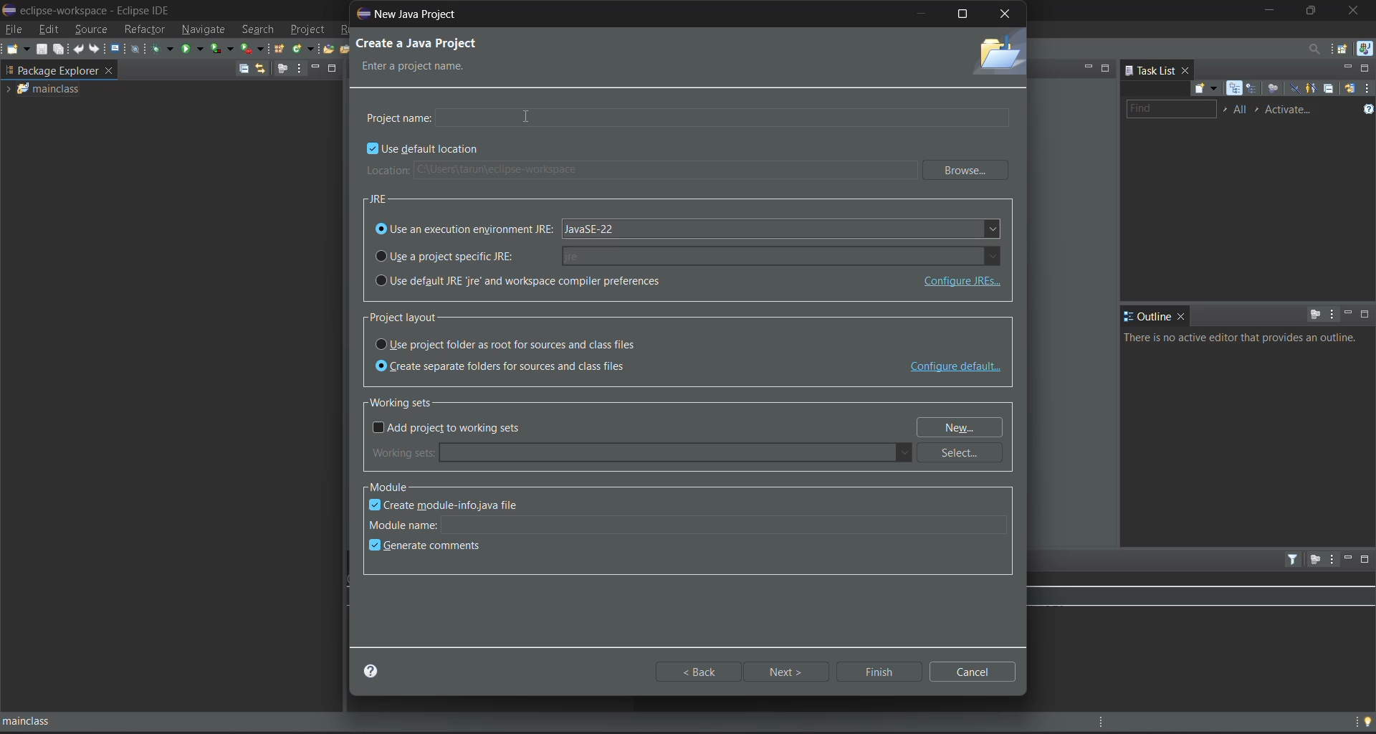 The height and width of the screenshot is (734, 1376). What do you see at coordinates (1005, 16) in the screenshot?
I see `close` at bounding box center [1005, 16].